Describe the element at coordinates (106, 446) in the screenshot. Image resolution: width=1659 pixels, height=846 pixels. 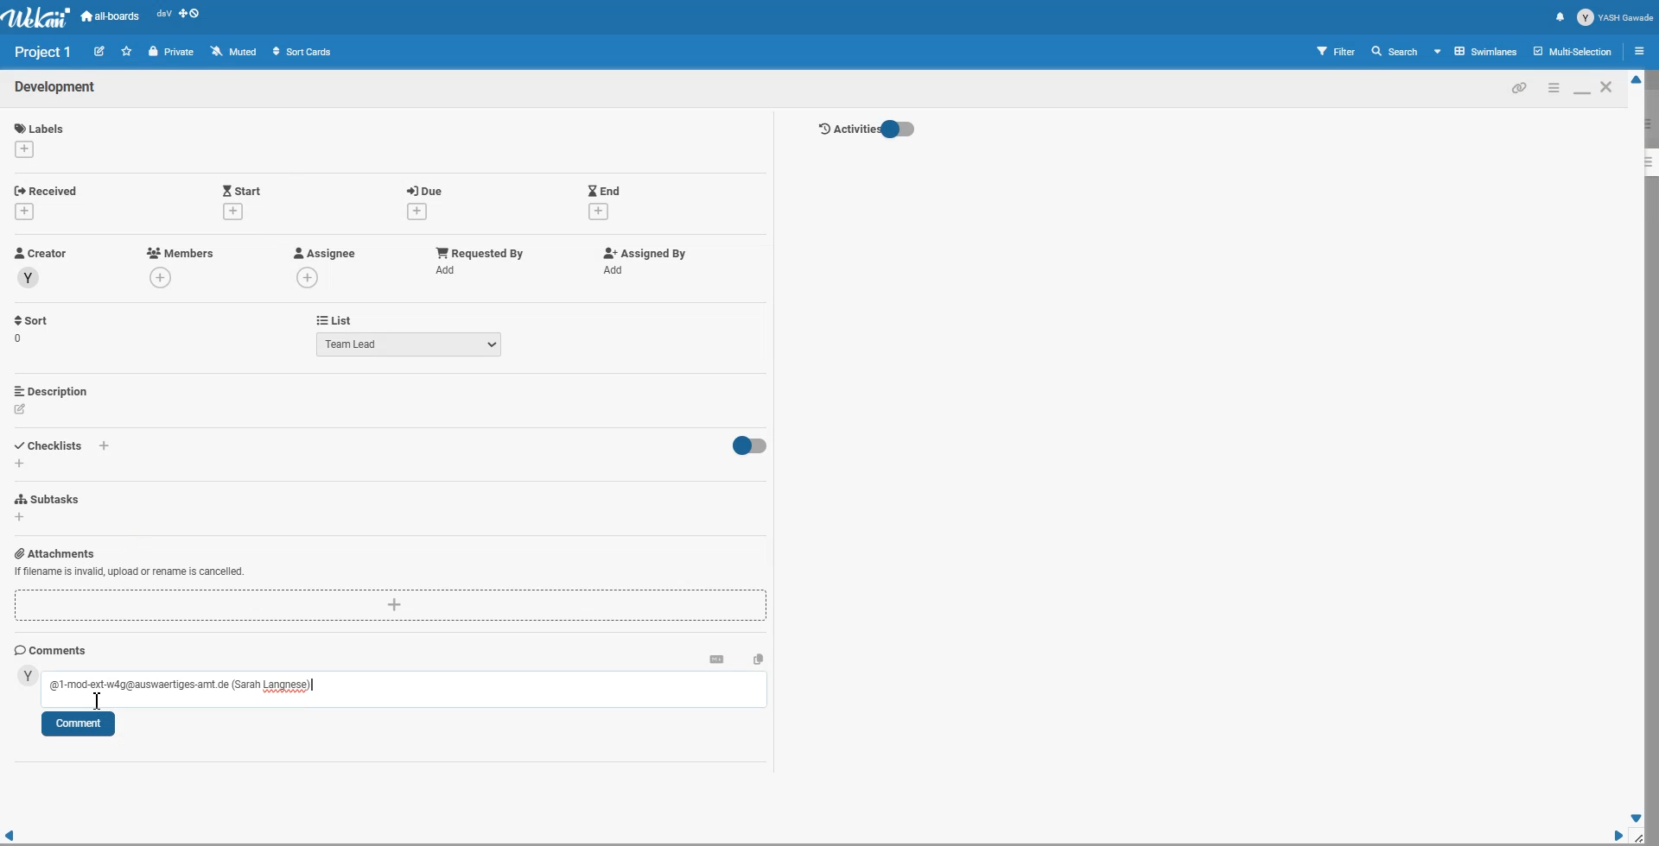
I see `add` at that location.